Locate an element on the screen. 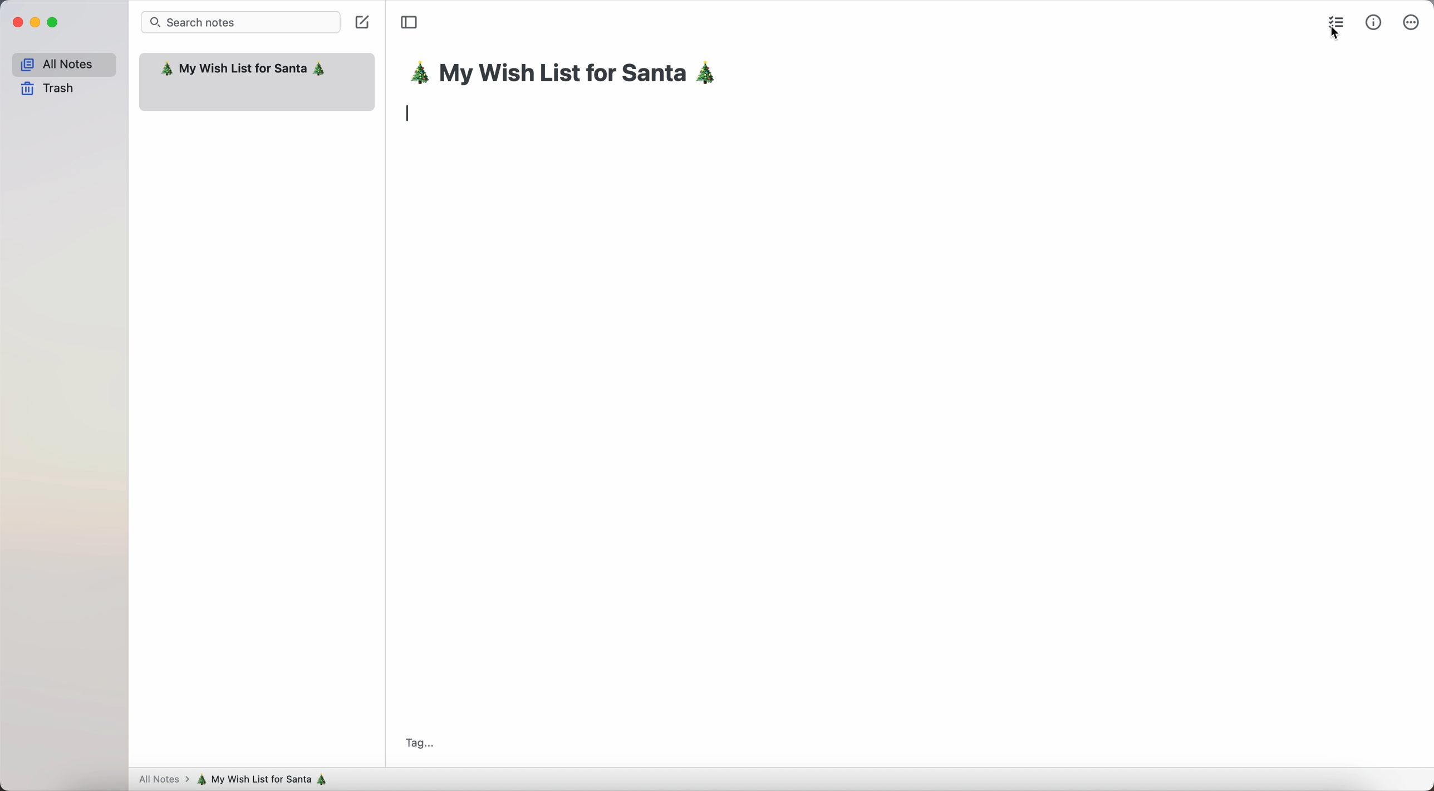  minimize Simplenote is located at coordinates (35, 23).